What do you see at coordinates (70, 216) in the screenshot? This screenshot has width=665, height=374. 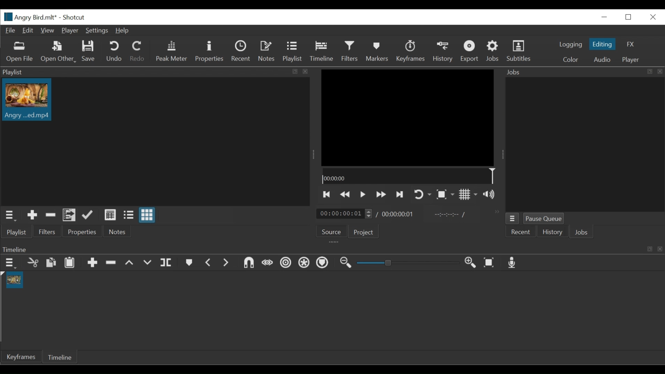 I see `Add files to the playlist` at bounding box center [70, 216].